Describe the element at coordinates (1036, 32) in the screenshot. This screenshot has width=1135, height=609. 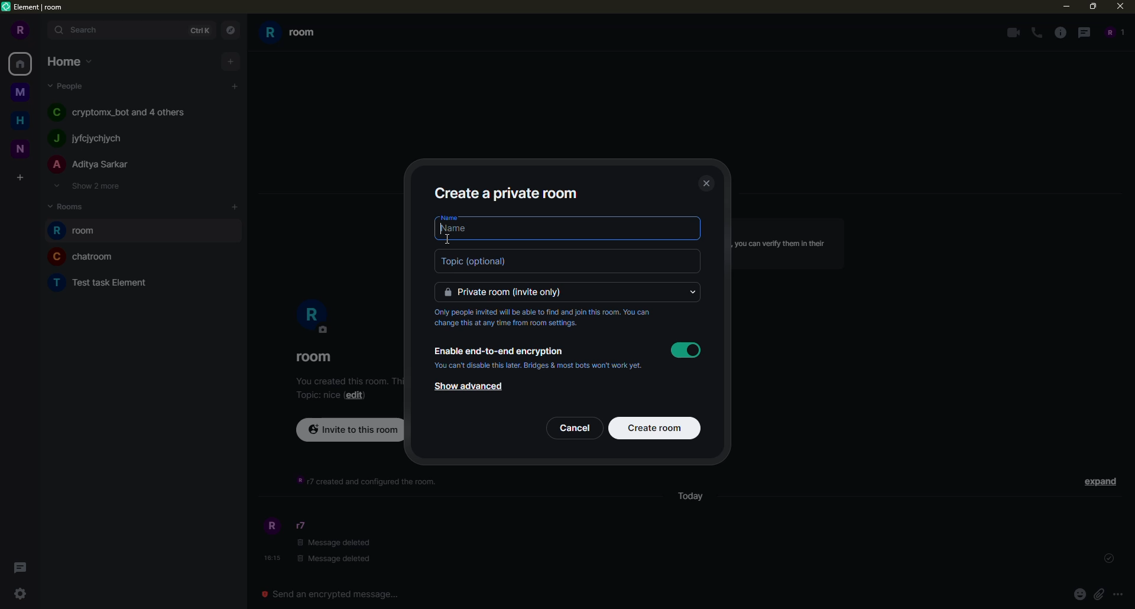
I see `voice call` at that location.